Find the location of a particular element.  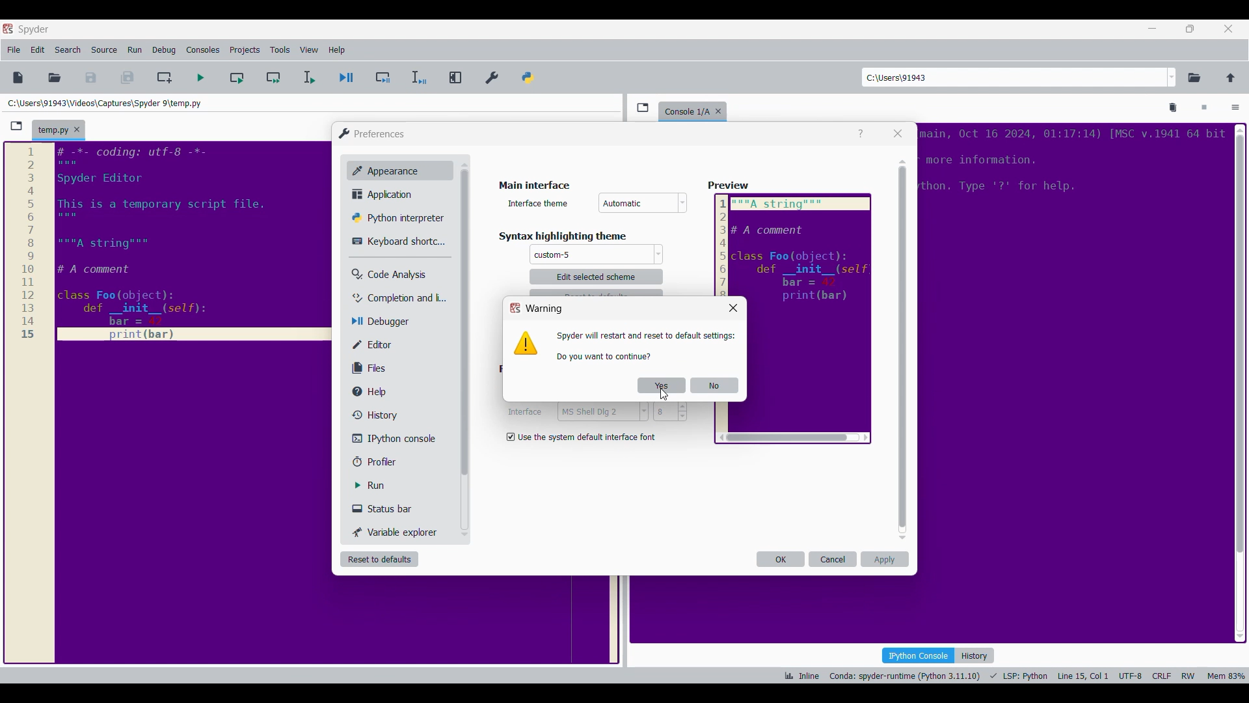

Current code is located at coordinates (168, 244).